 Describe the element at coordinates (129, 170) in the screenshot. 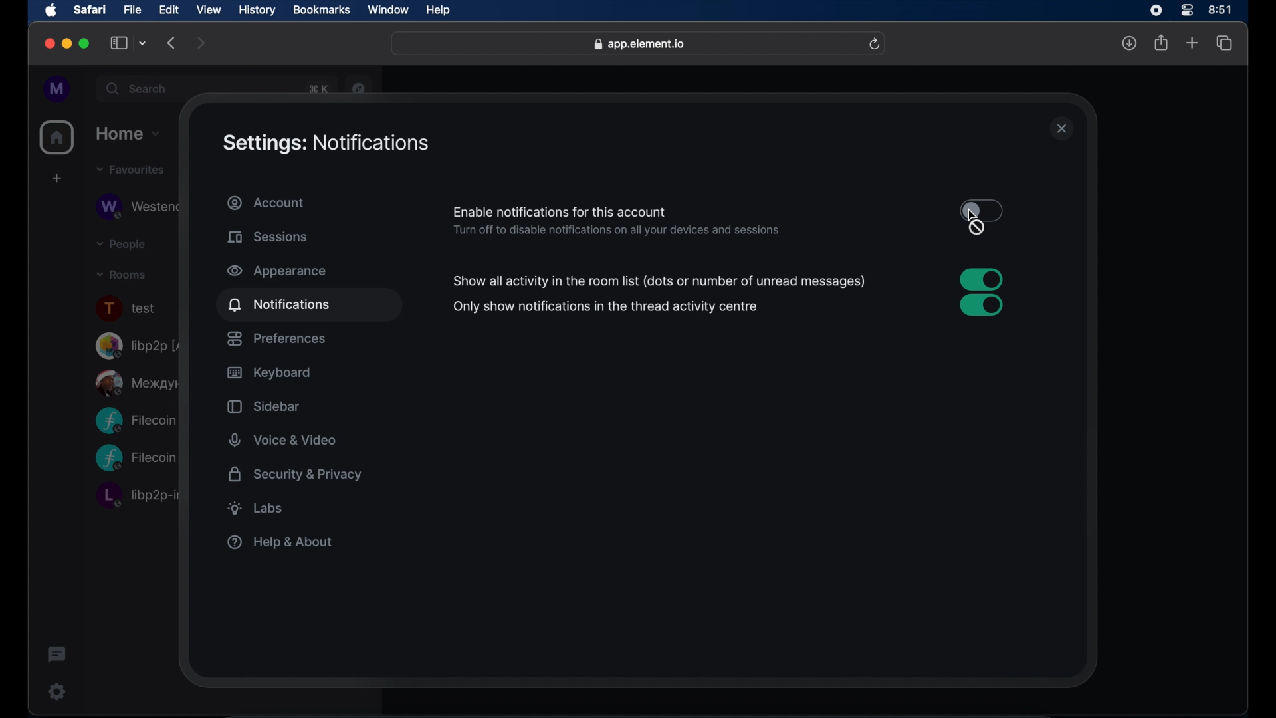

I see `favorites drop down` at that location.